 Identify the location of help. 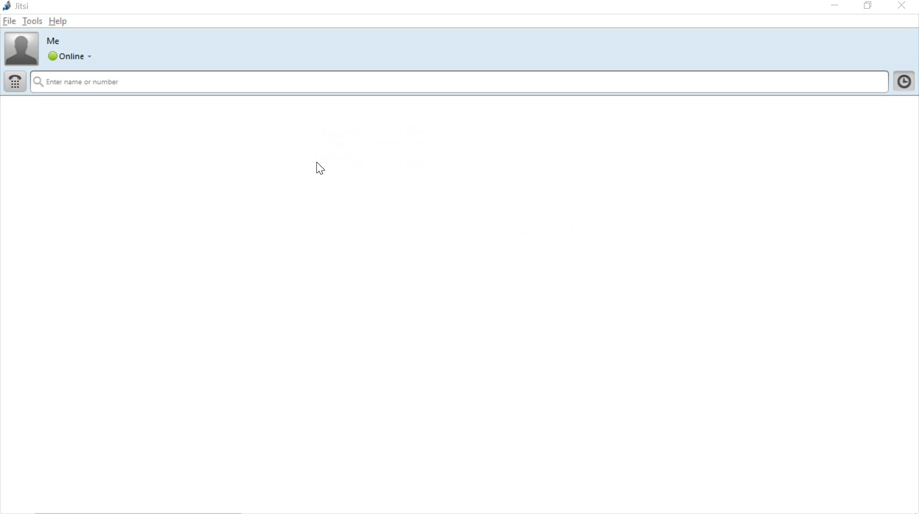
(56, 21).